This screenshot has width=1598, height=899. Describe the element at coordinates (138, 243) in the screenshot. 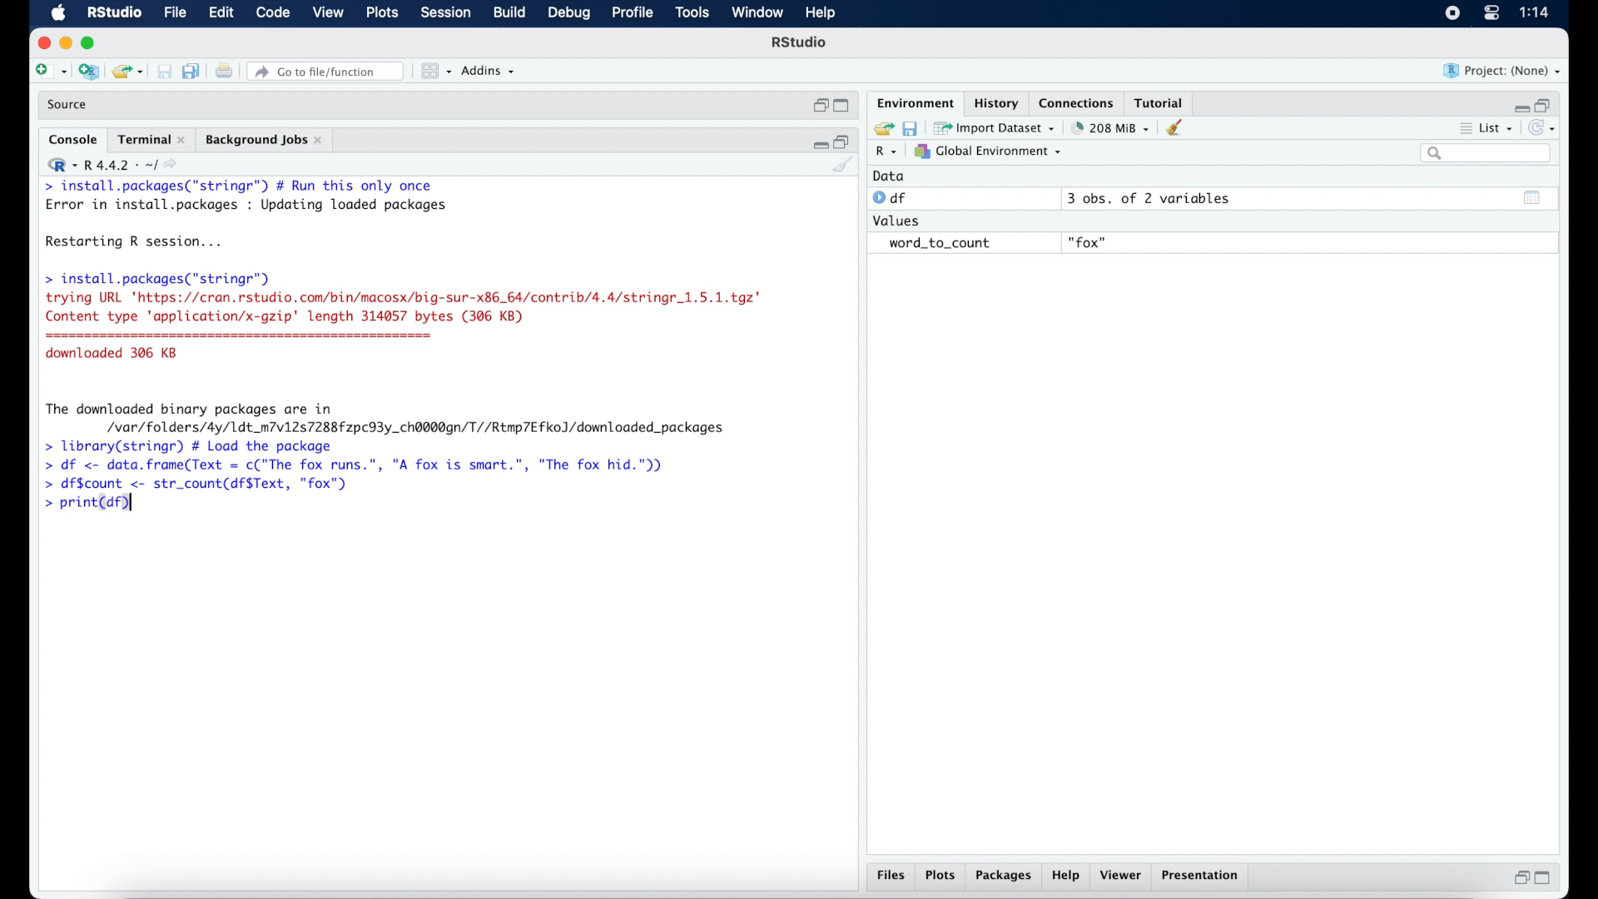

I see `Restarting R session...` at that location.